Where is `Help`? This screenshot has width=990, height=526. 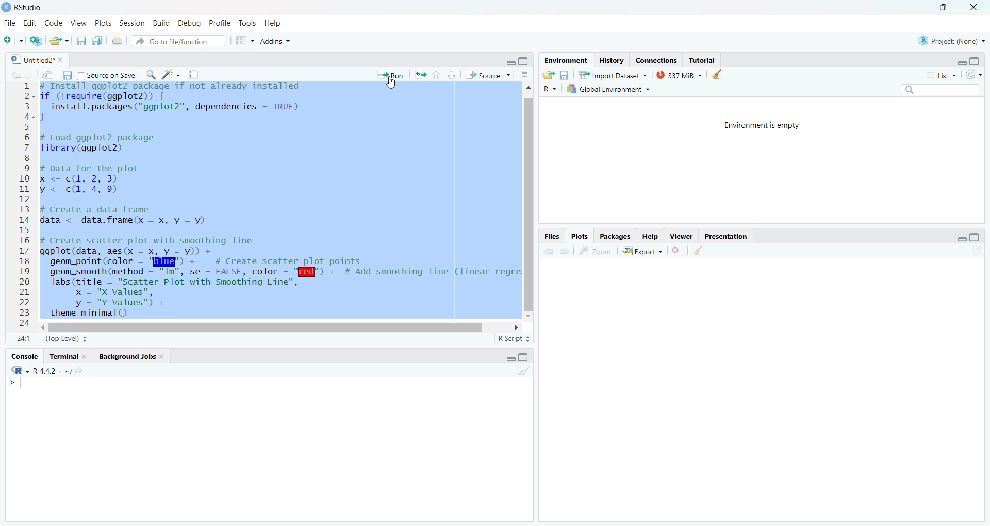
Help is located at coordinates (649, 236).